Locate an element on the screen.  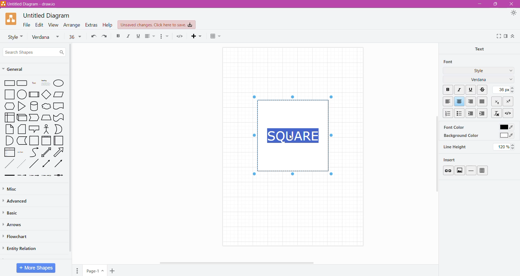
document is located at coordinates (59, 106).